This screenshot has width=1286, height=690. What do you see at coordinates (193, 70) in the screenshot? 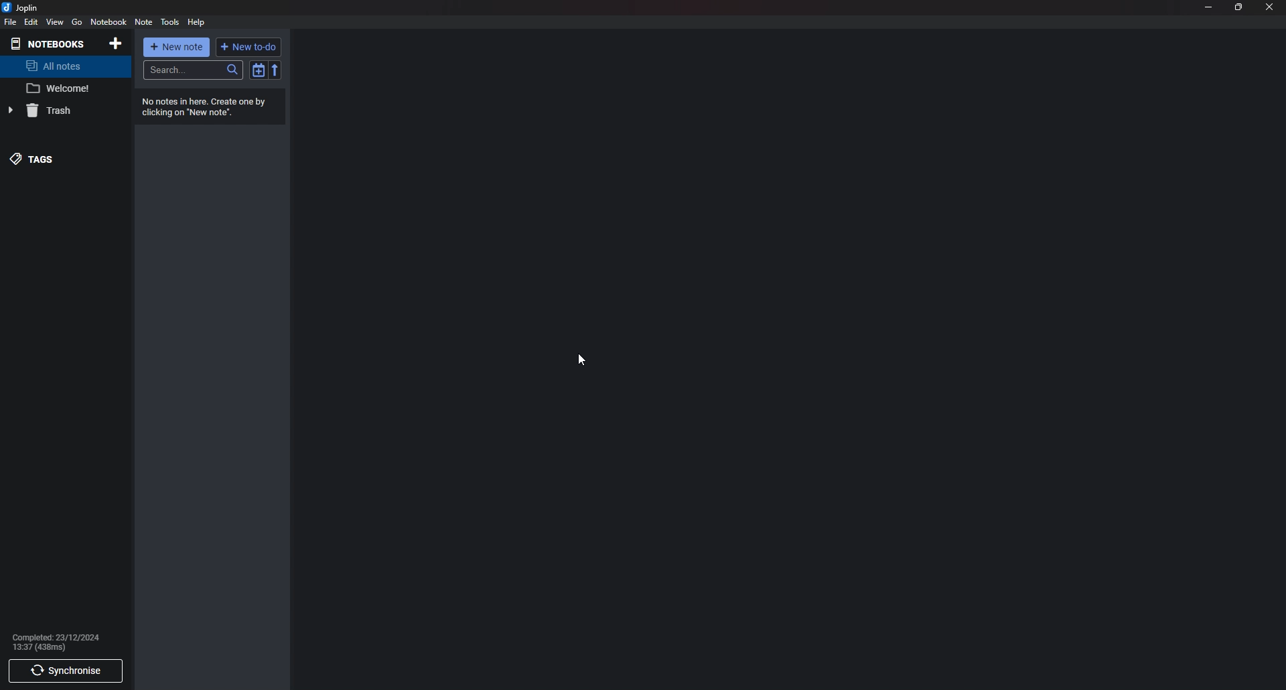
I see `Search` at bounding box center [193, 70].